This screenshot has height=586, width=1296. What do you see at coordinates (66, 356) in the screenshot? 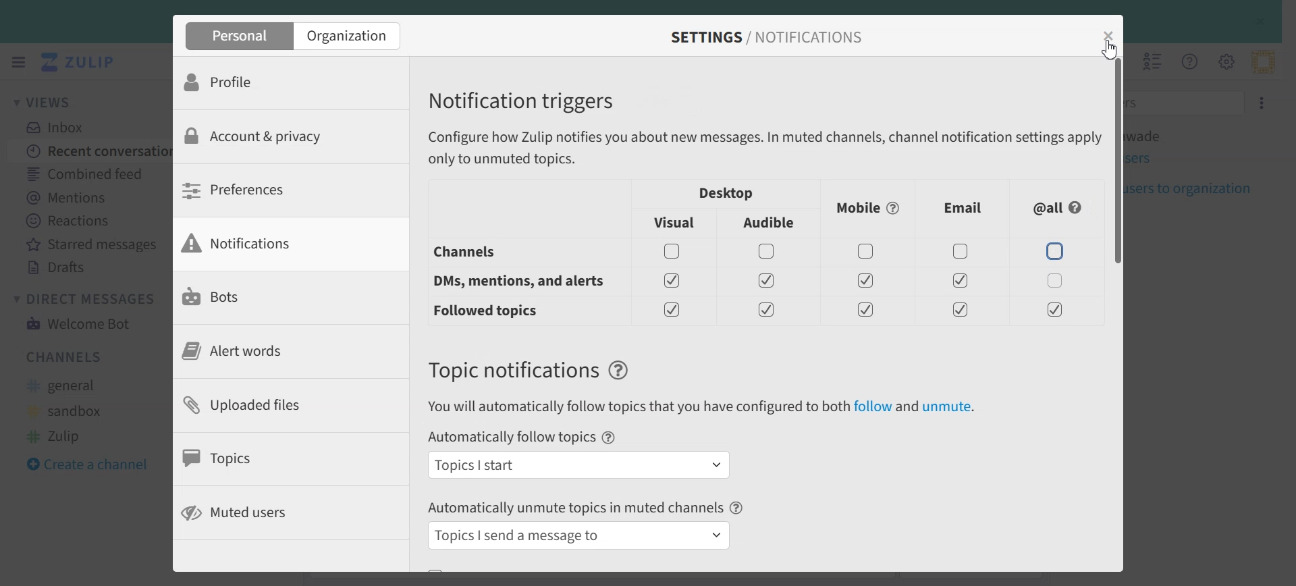
I see `Channels` at bounding box center [66, 356].